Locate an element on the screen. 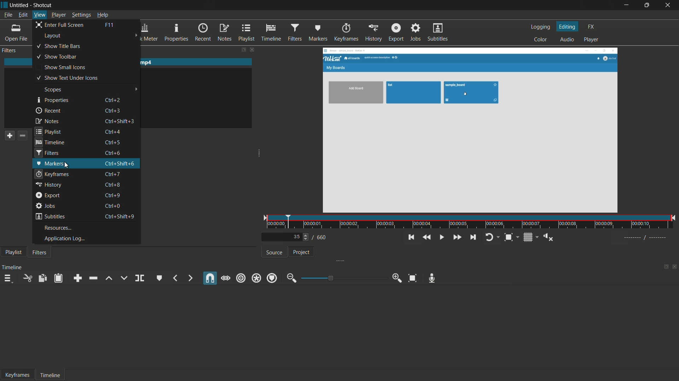  previous marker is located at coordinates (177, 278).